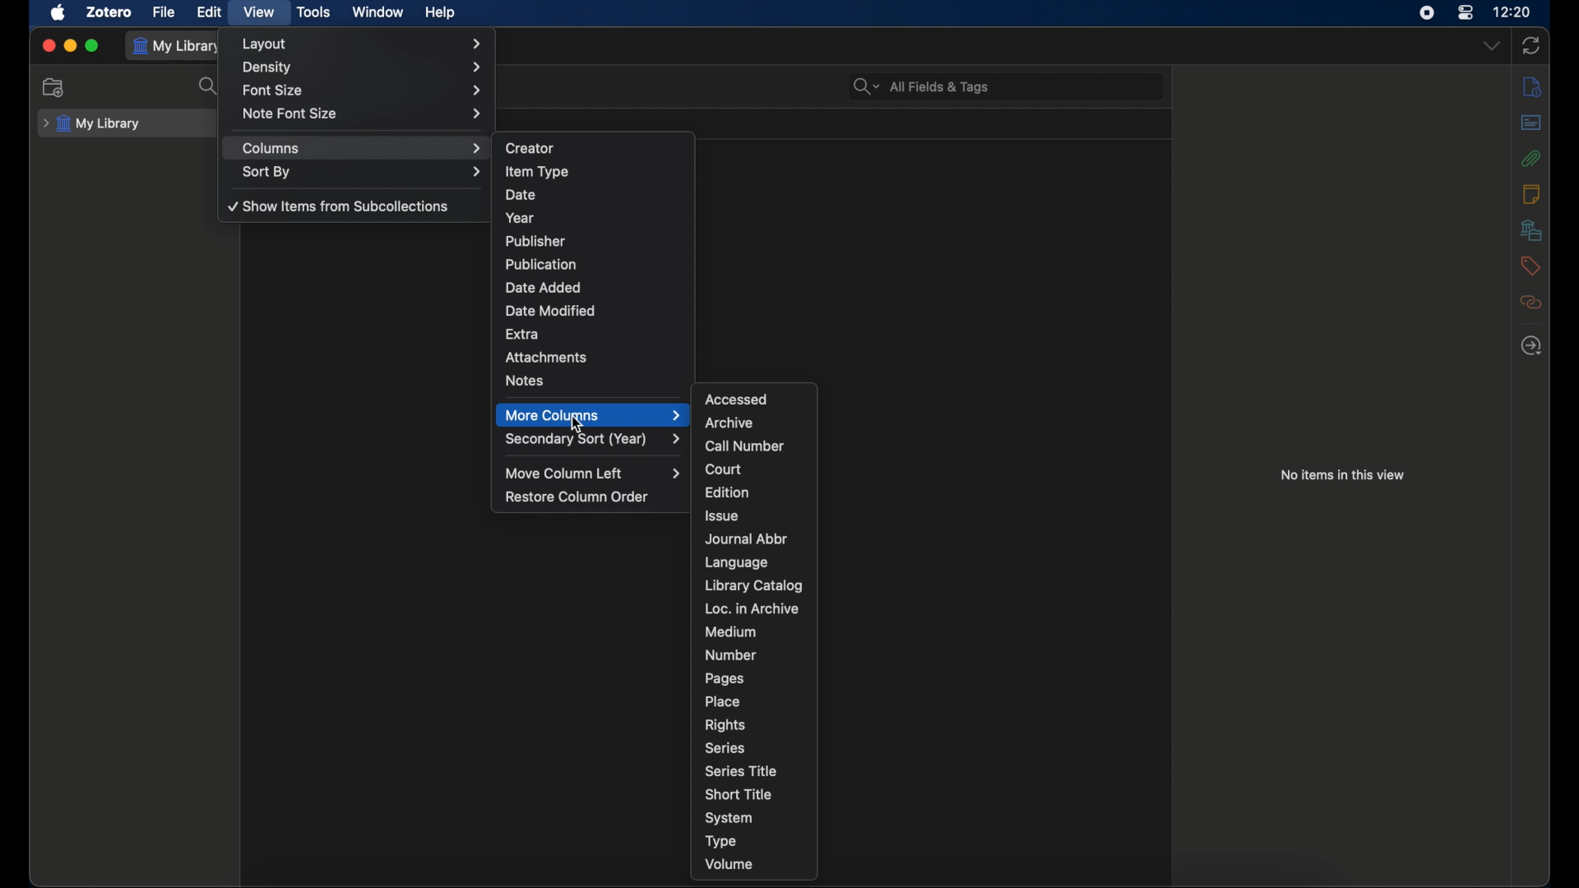 The image size is (1579, 888). Describe the element at coordinates (1531, 345) in the screenshot. I see `locate` at that location.